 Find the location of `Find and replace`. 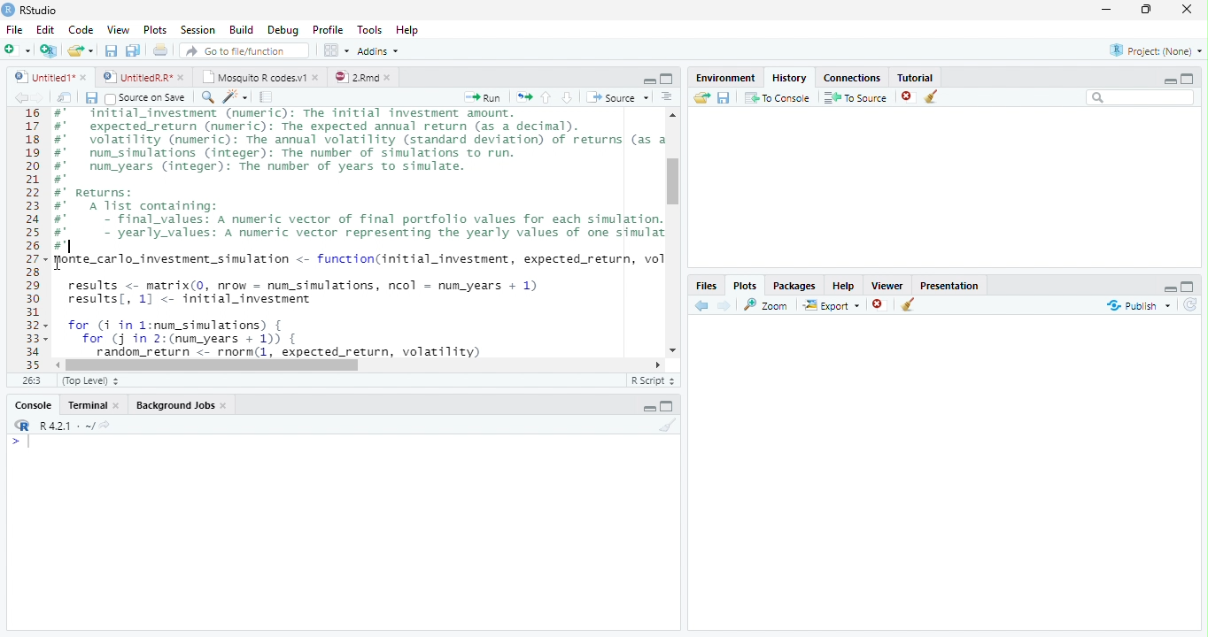

Find and replace is located at coordinates (208, 97).